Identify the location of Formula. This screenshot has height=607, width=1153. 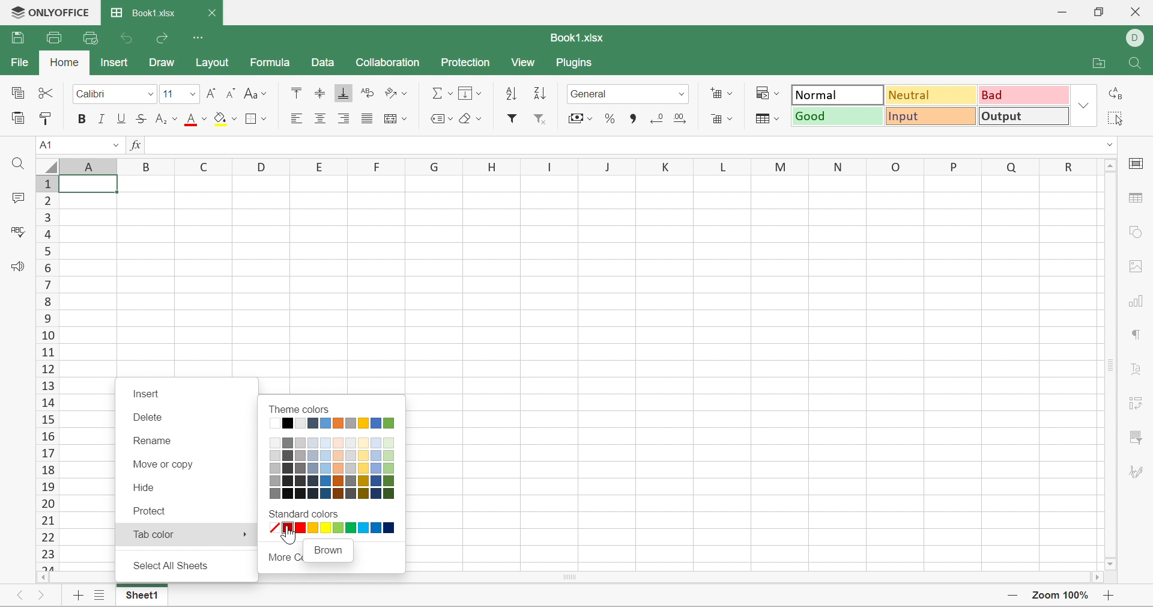
(269, 63).